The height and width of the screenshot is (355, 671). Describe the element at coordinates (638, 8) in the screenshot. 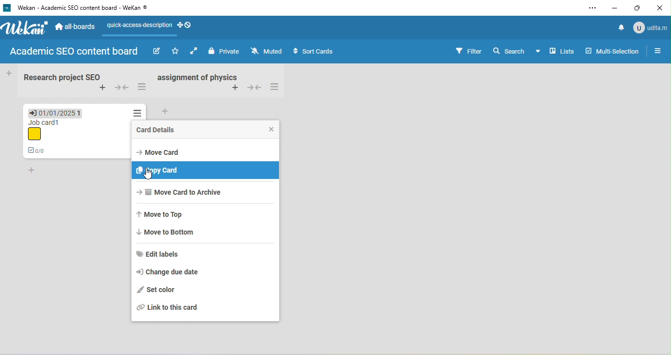

I see `maximize` at that location.